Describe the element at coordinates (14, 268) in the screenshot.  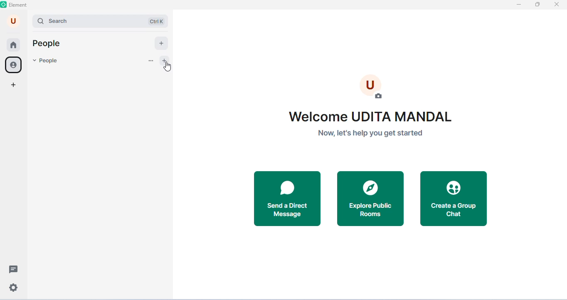
I see `threads` at that location.